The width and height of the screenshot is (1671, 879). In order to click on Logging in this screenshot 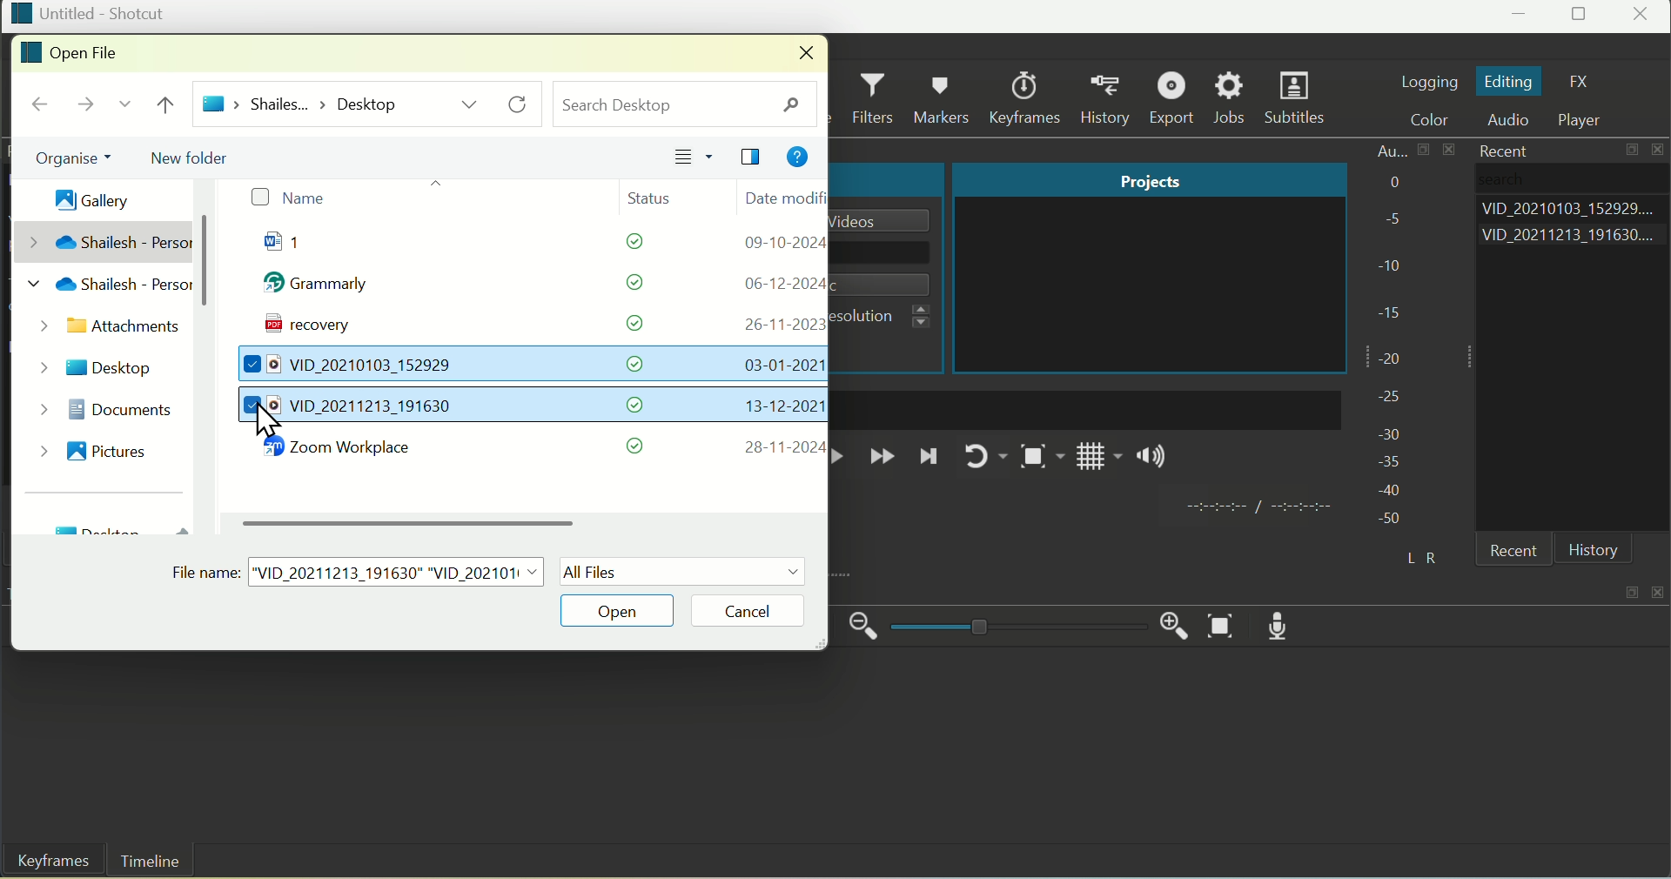, I will do `click(1428, 80)`.